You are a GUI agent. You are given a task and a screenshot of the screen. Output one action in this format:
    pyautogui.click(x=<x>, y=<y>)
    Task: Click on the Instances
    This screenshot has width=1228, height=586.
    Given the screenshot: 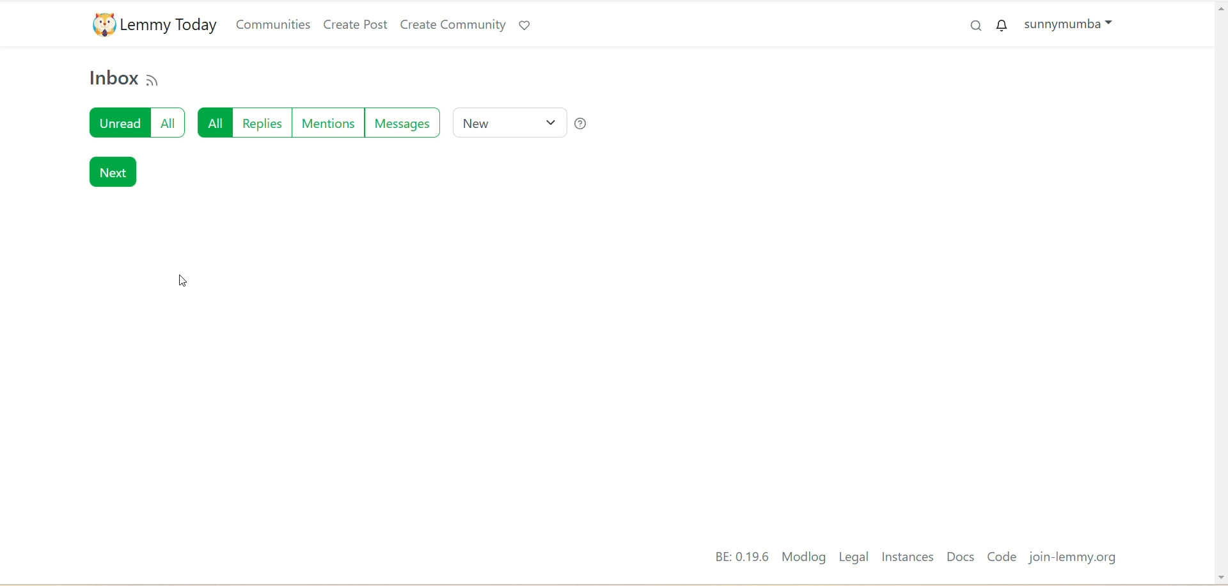 What is the action you would take?
    pyautogui.click(x=908, y=557)
    